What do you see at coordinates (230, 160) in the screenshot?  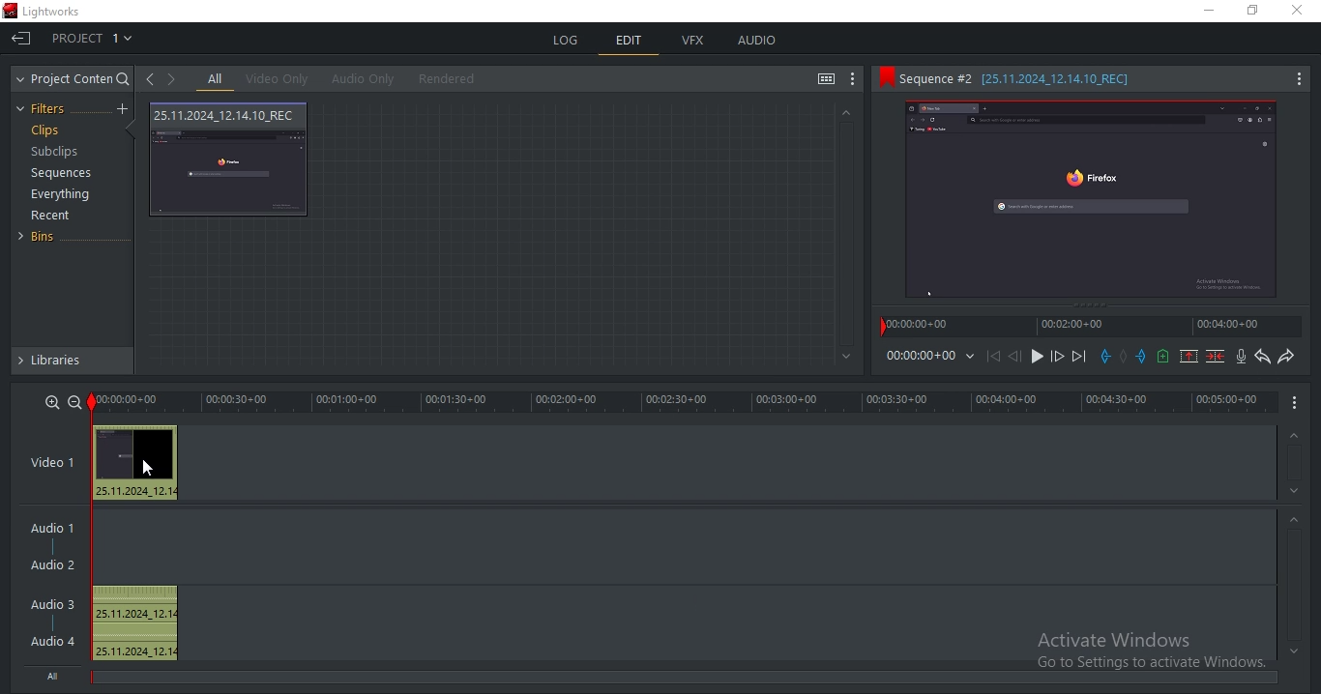 I see `video` at bounding box center [230, 160].